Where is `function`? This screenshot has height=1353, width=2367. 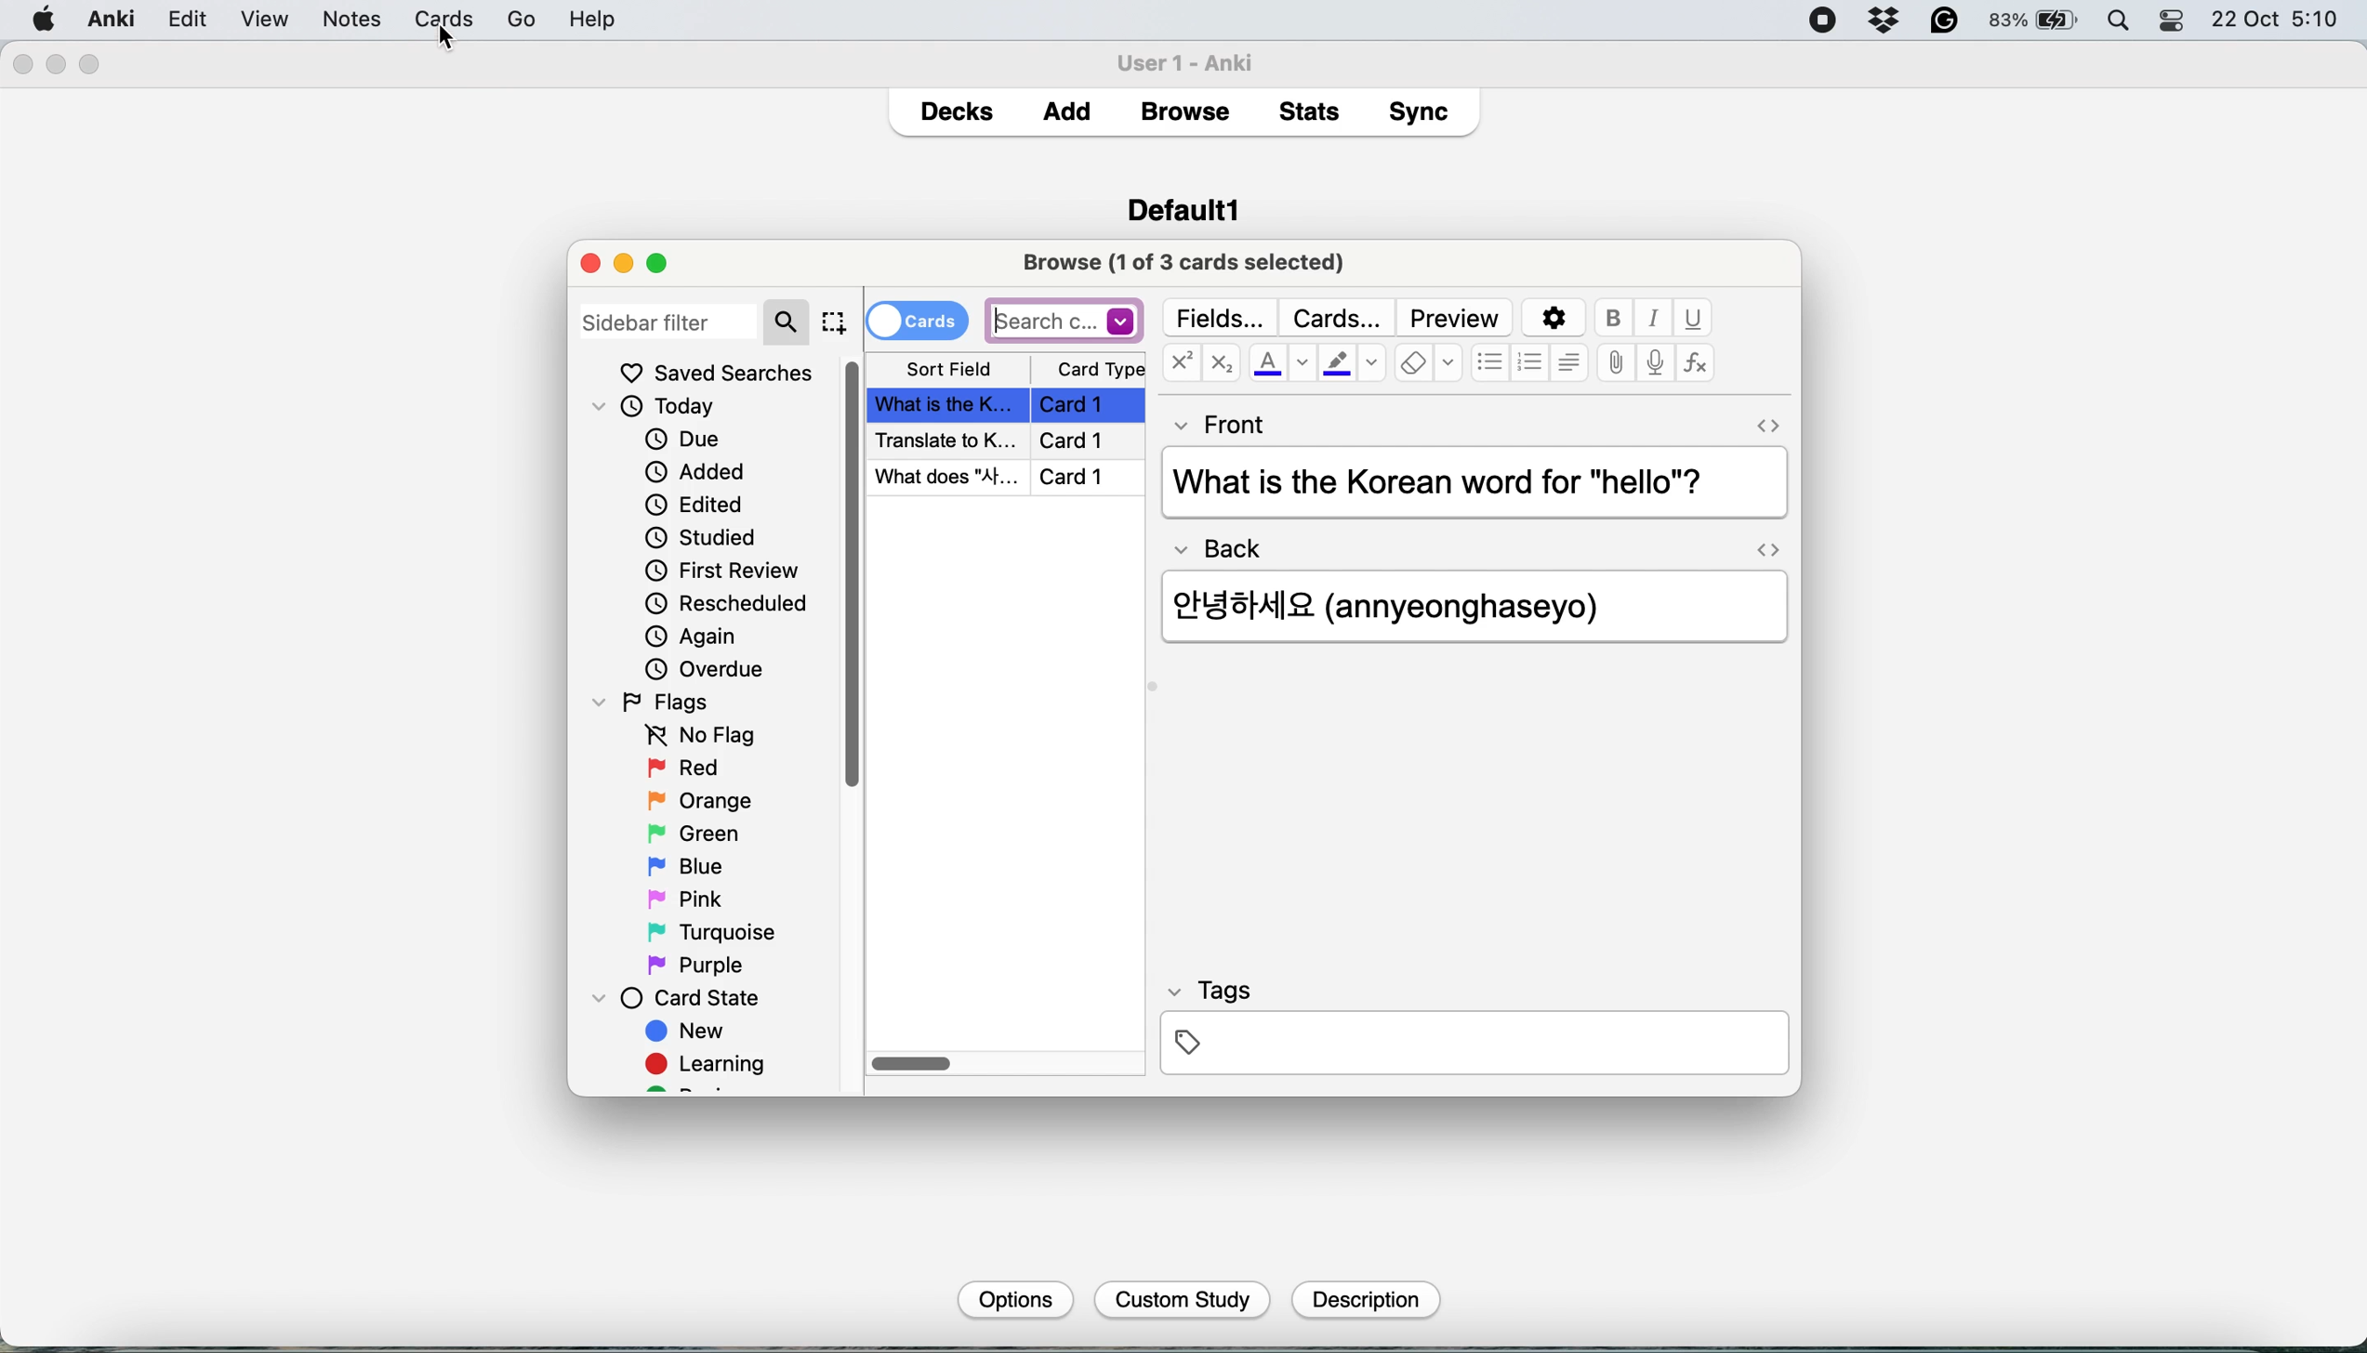 function is located at coordinates (1696, 364).